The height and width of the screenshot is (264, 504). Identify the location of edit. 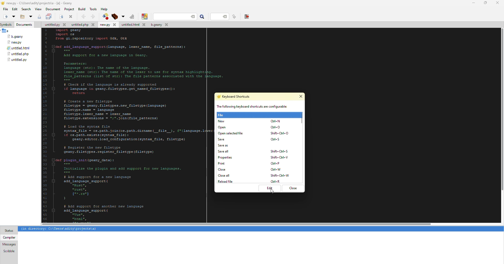
(270, 188).